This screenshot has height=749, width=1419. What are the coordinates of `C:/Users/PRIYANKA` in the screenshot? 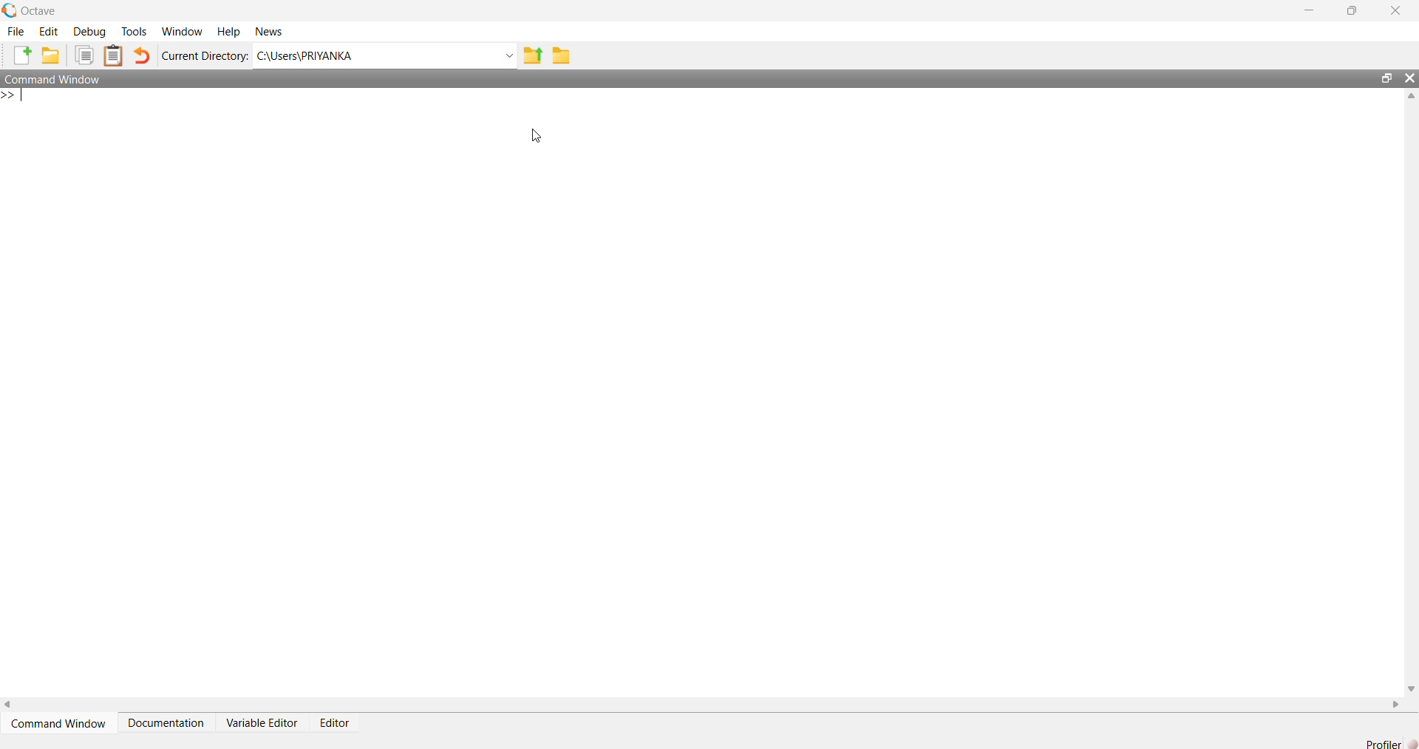 It's located at (376, 54).